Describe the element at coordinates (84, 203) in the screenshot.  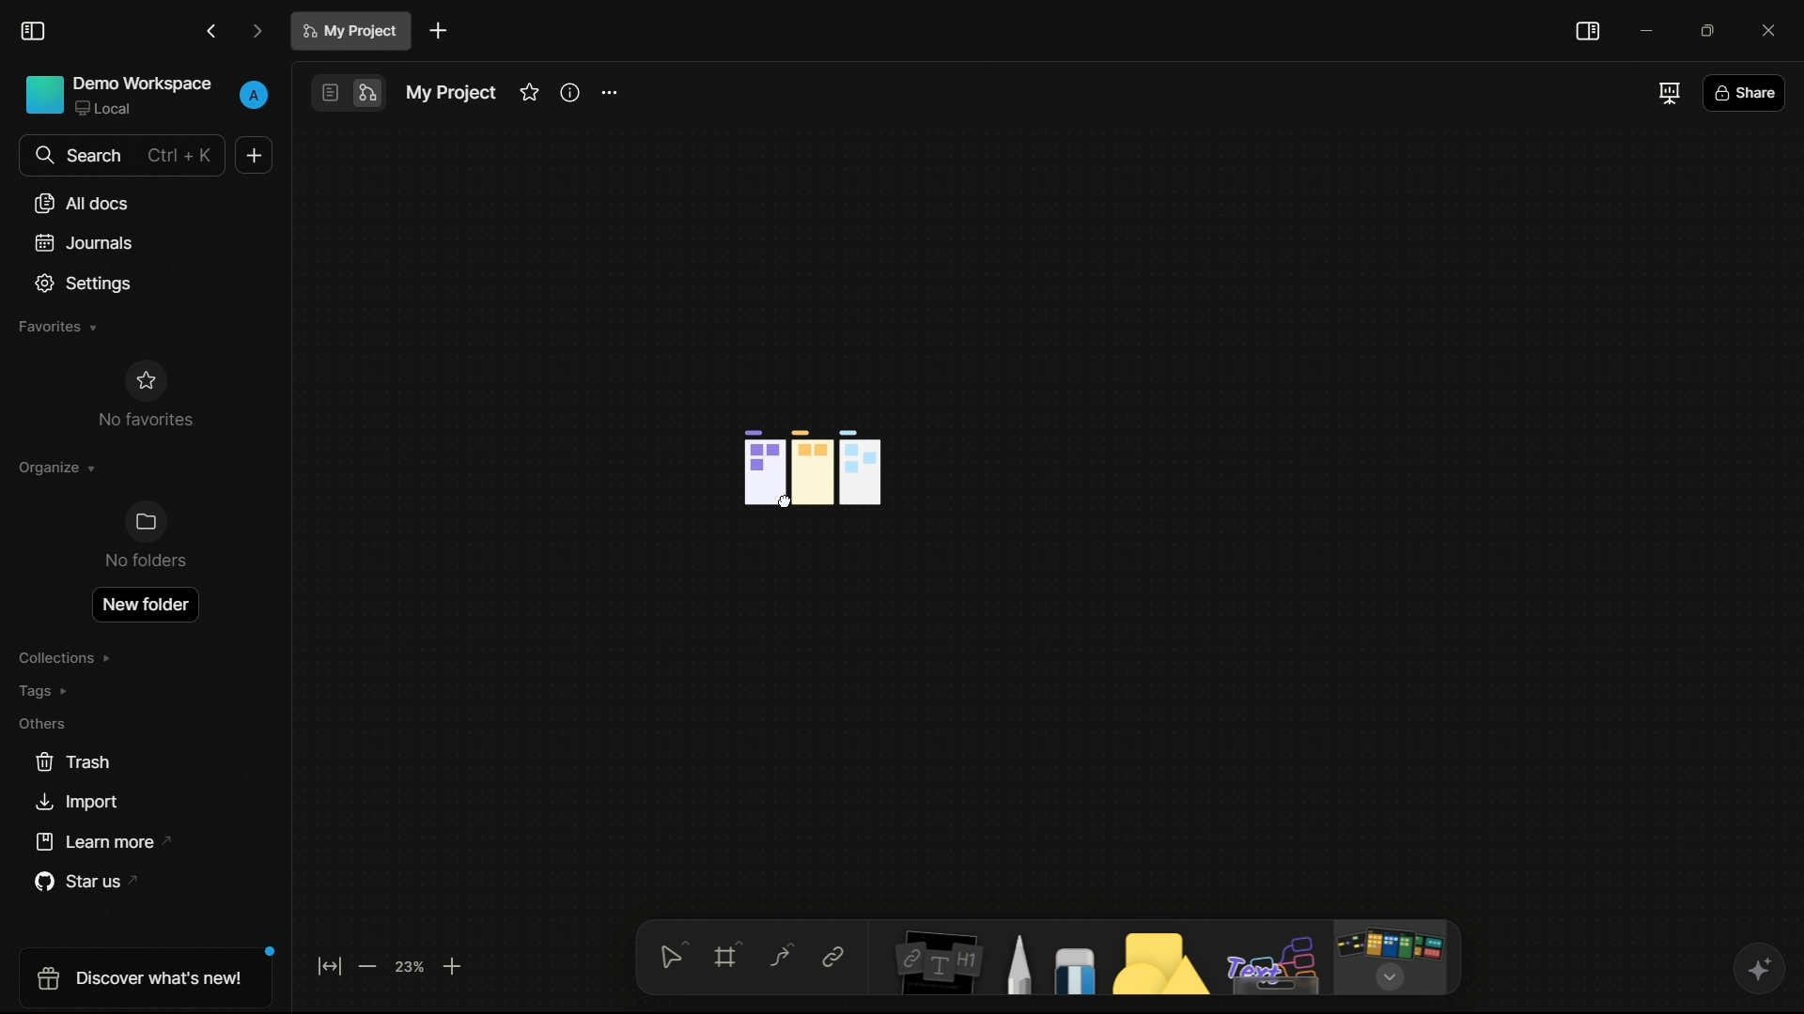
I see `all documents` at that location.